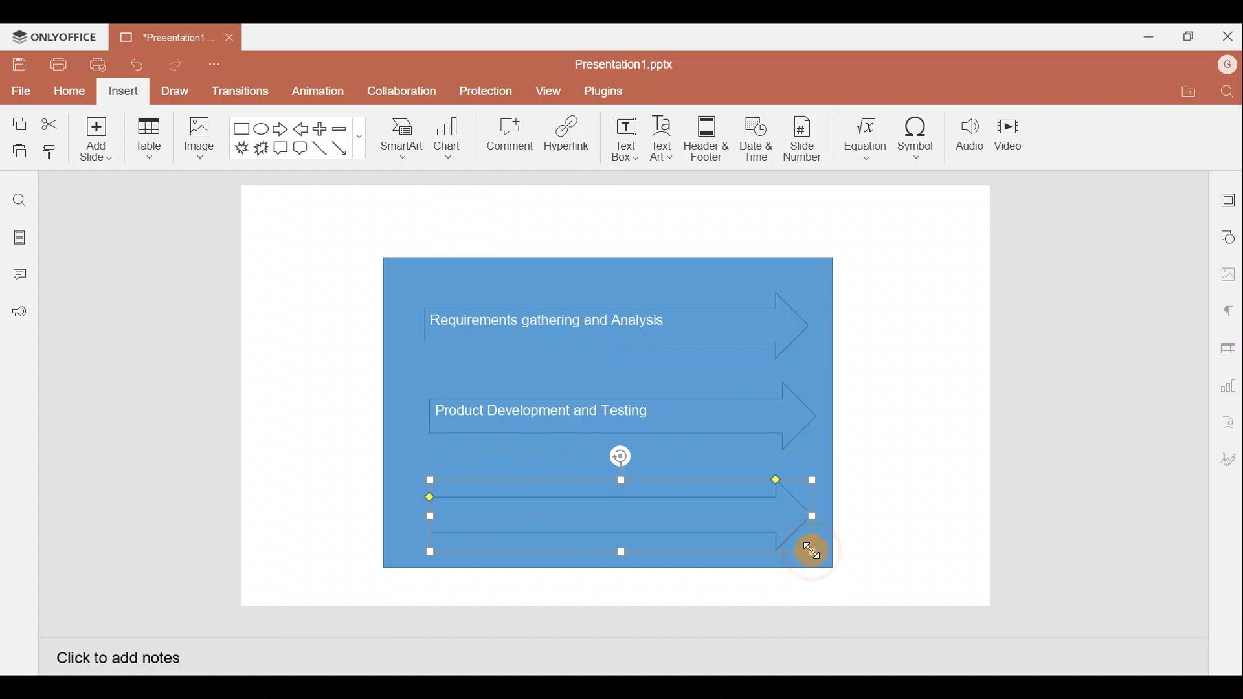 This screenshot has height=699, width=1243. I want to click on Chart, so click(448, 137).